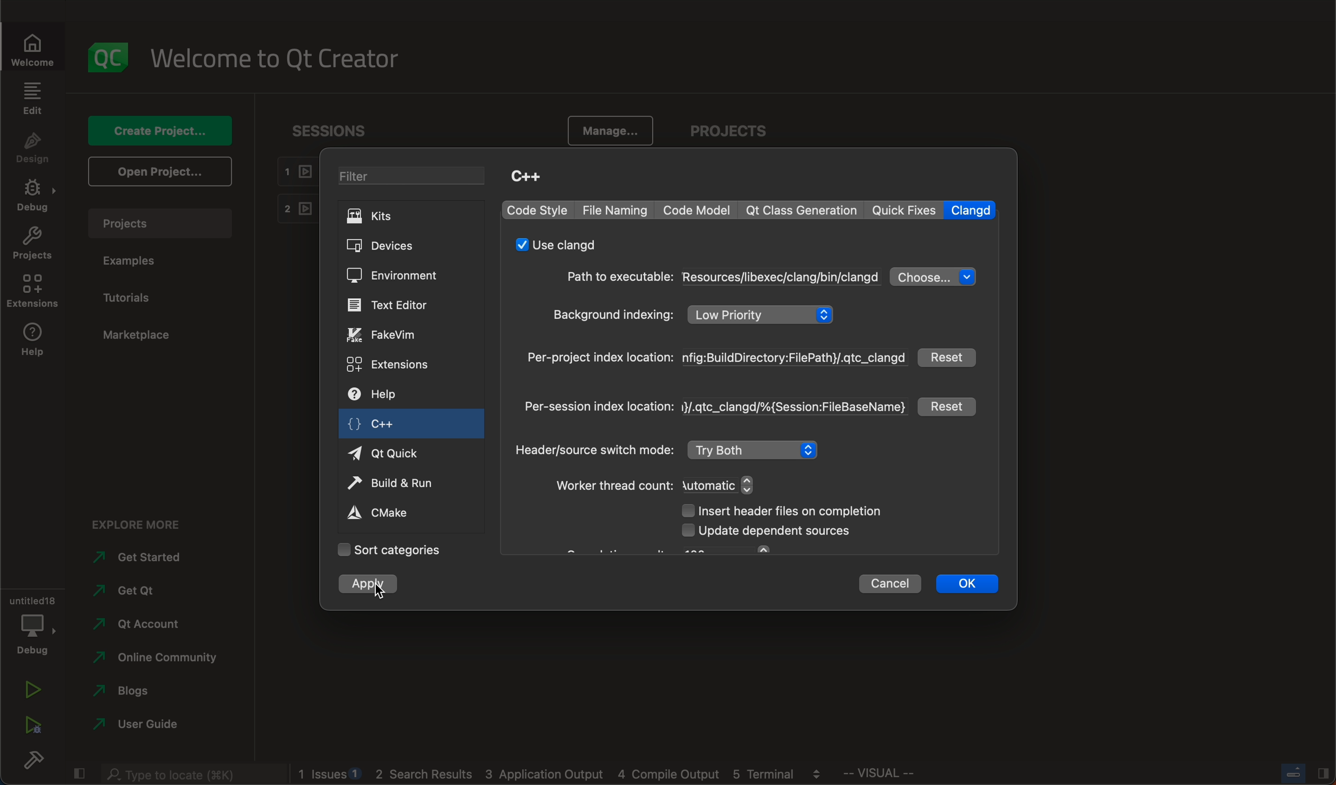  Describe the element at coordinates (34, 725) in the screenshot. I see `run debug` at that location.